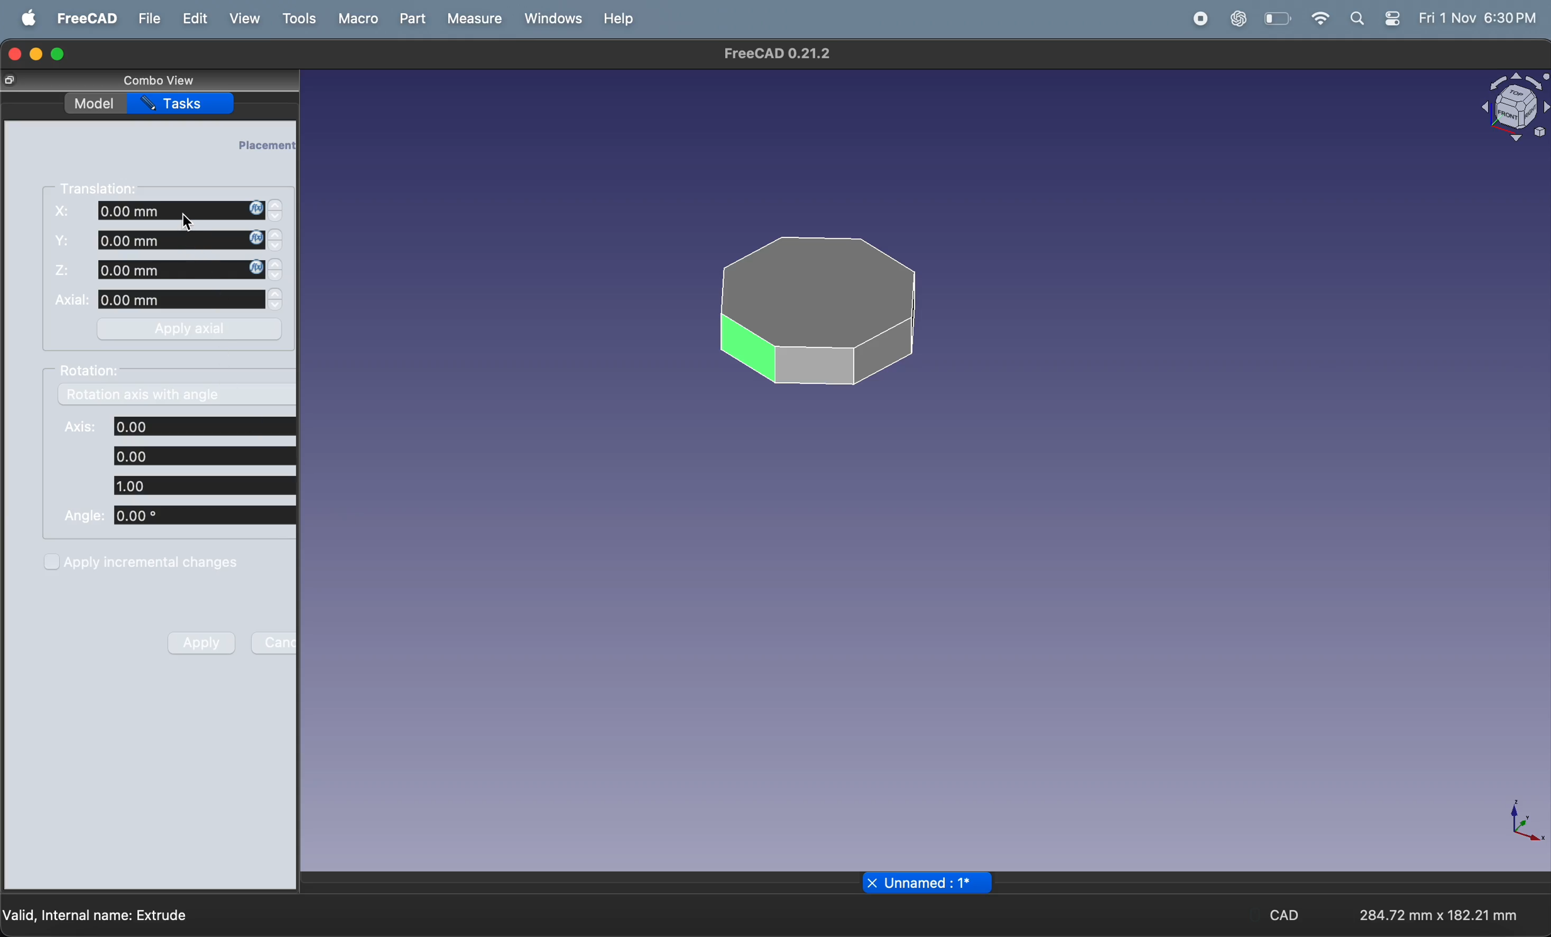  I want to click on cursor, so click(188, 222).